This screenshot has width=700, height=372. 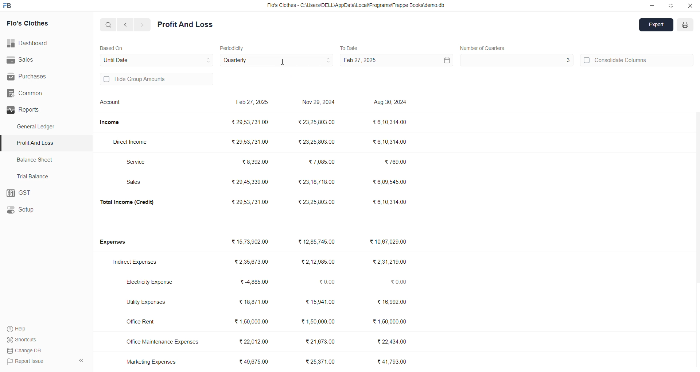 What do you see at coordinates (250, 242) in the screenshot?
I see `₹15,73,902.00` at bounding box center [250, 242].